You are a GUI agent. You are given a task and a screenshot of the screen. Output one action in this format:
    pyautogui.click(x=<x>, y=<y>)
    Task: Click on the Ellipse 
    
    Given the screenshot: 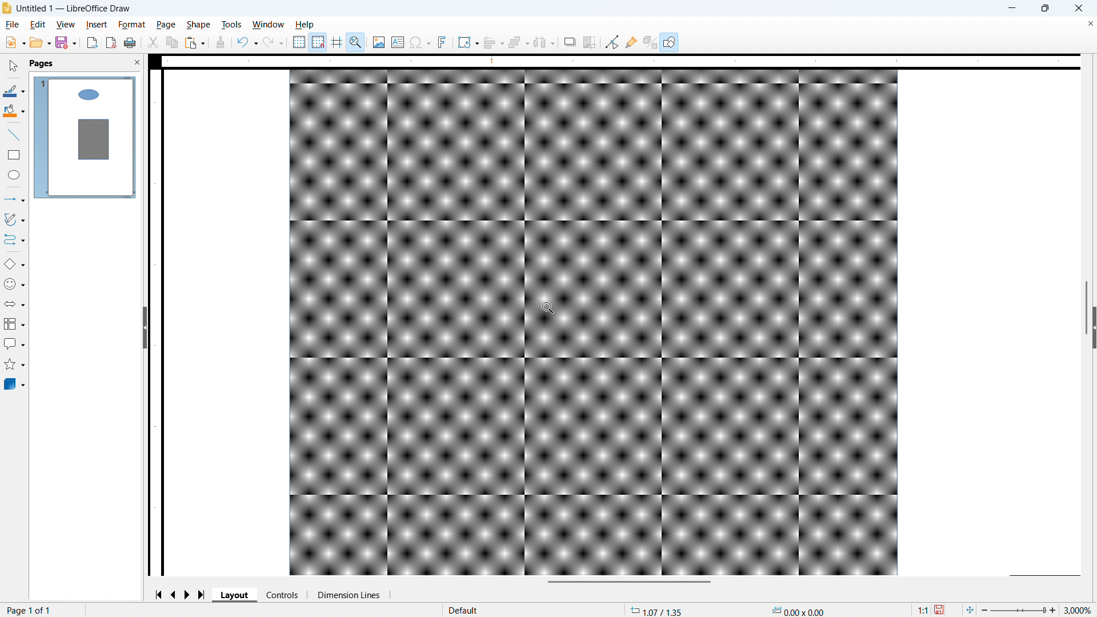 What is the action you would take?
    pyautogui.click(x=13, y=175)
    